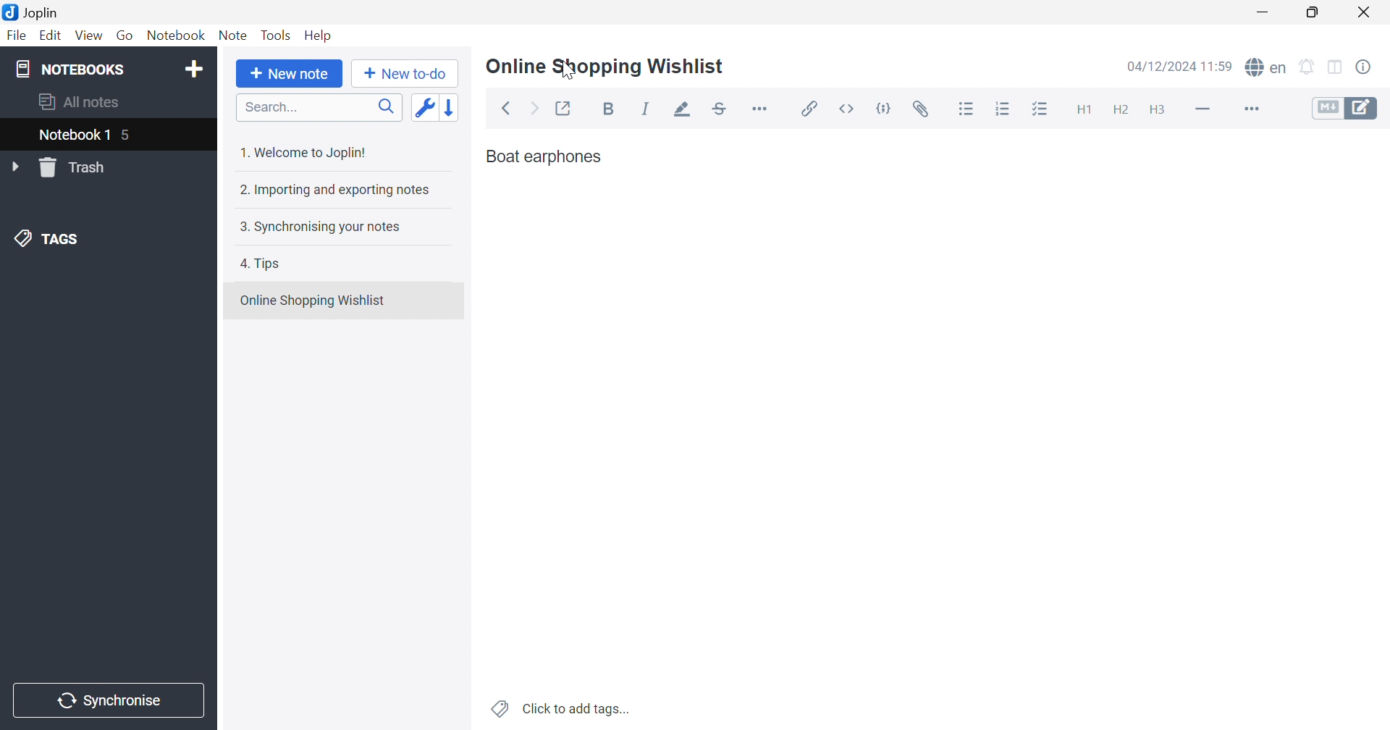 Image resolution: width=1390 pixels, height=730 pixels. I want to click on Note, so click(232, 37).